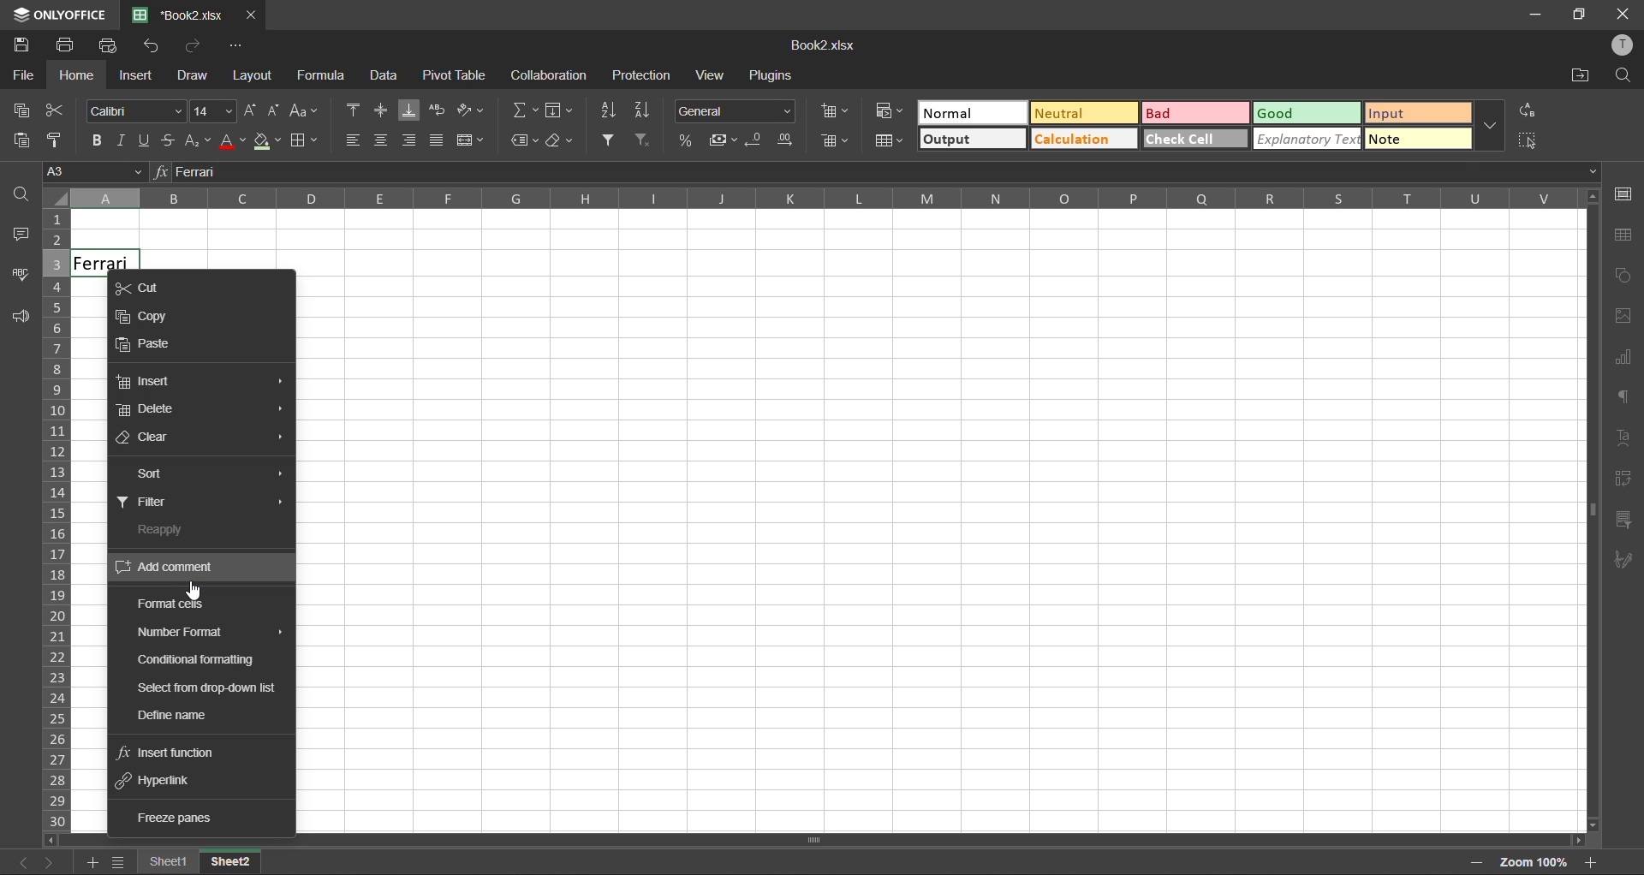 This screenshot has width=1644, height=875. Describe the element at coordinates (1623, 12) in the screenshot. I see `Close ` at that location.